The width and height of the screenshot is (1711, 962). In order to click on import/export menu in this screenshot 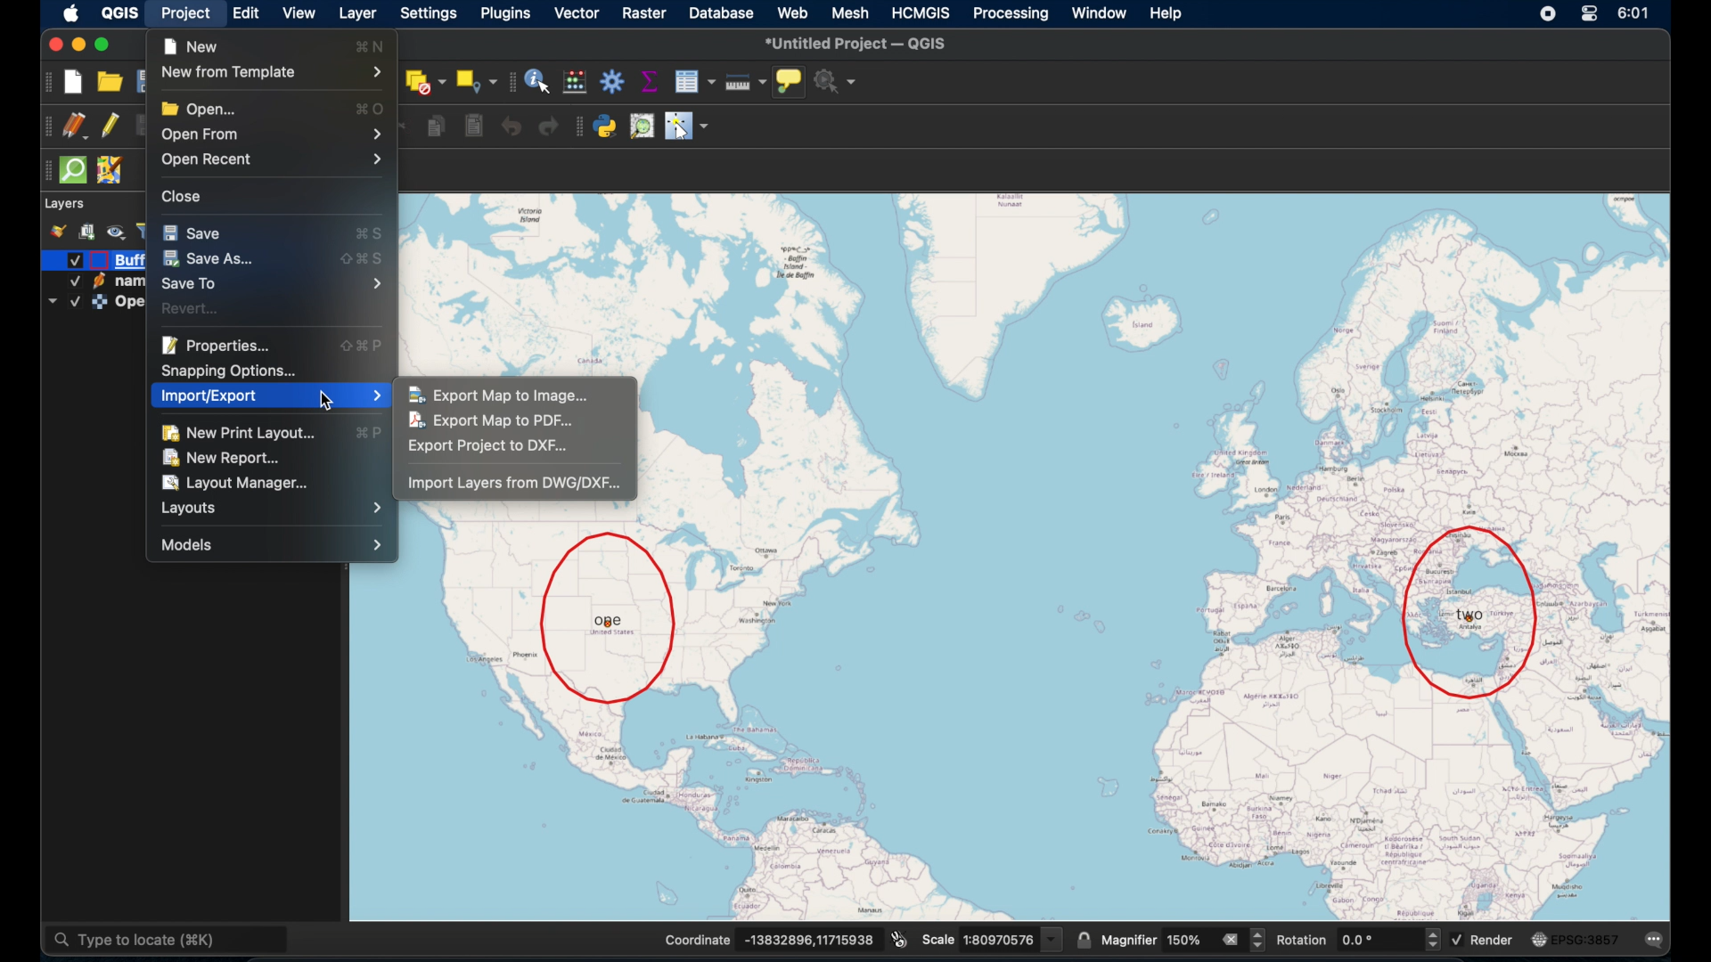, I will do `click(271, 397)`.